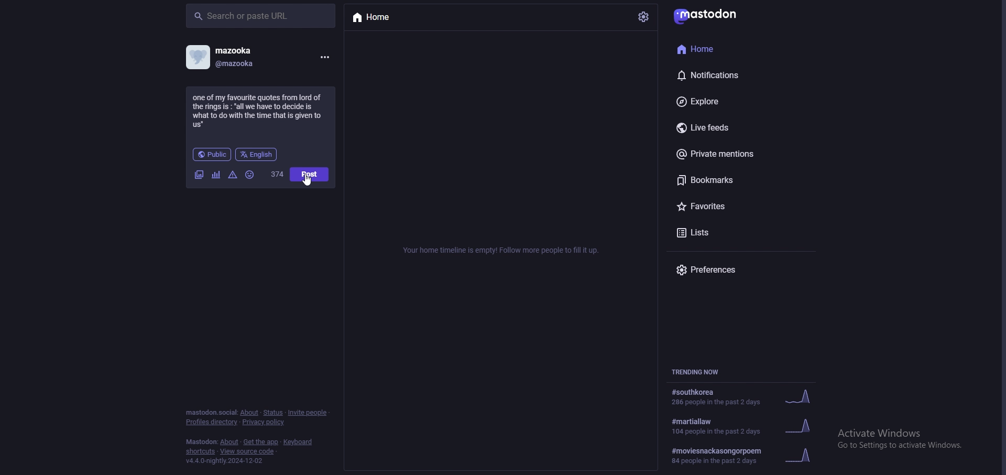 This screenshot has width=1006, height=475. What do you see at coordinates (744, 427) in the screenshot?
I see `trending` at bounding box center [744, 427].